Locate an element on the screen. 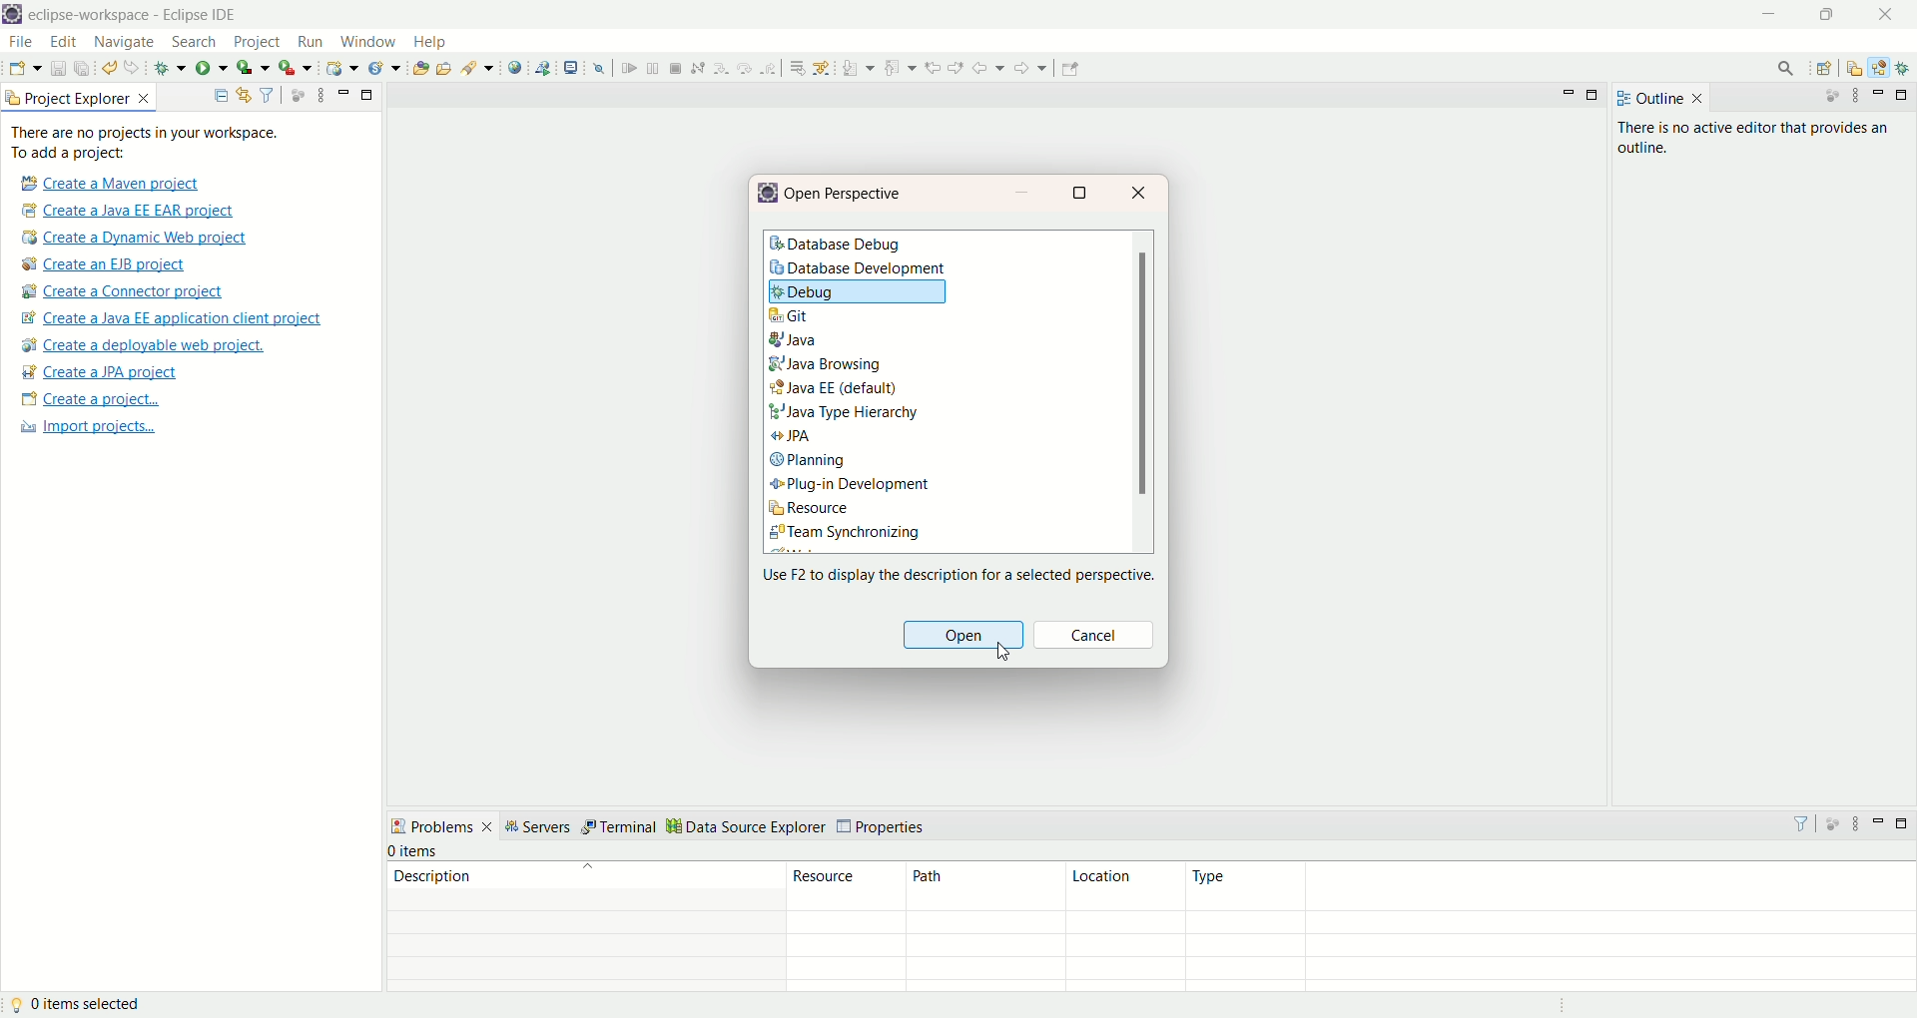 This screenshot has width=1917, height=1018. git is located at coordinates (789, 315).